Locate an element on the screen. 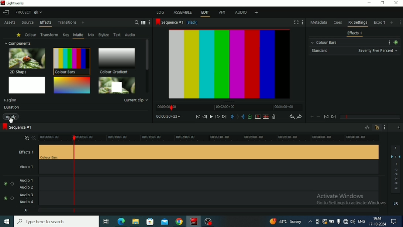 The width and height of the screenshot is (403, 227). Lightwork is located at coordinates (194, 221).